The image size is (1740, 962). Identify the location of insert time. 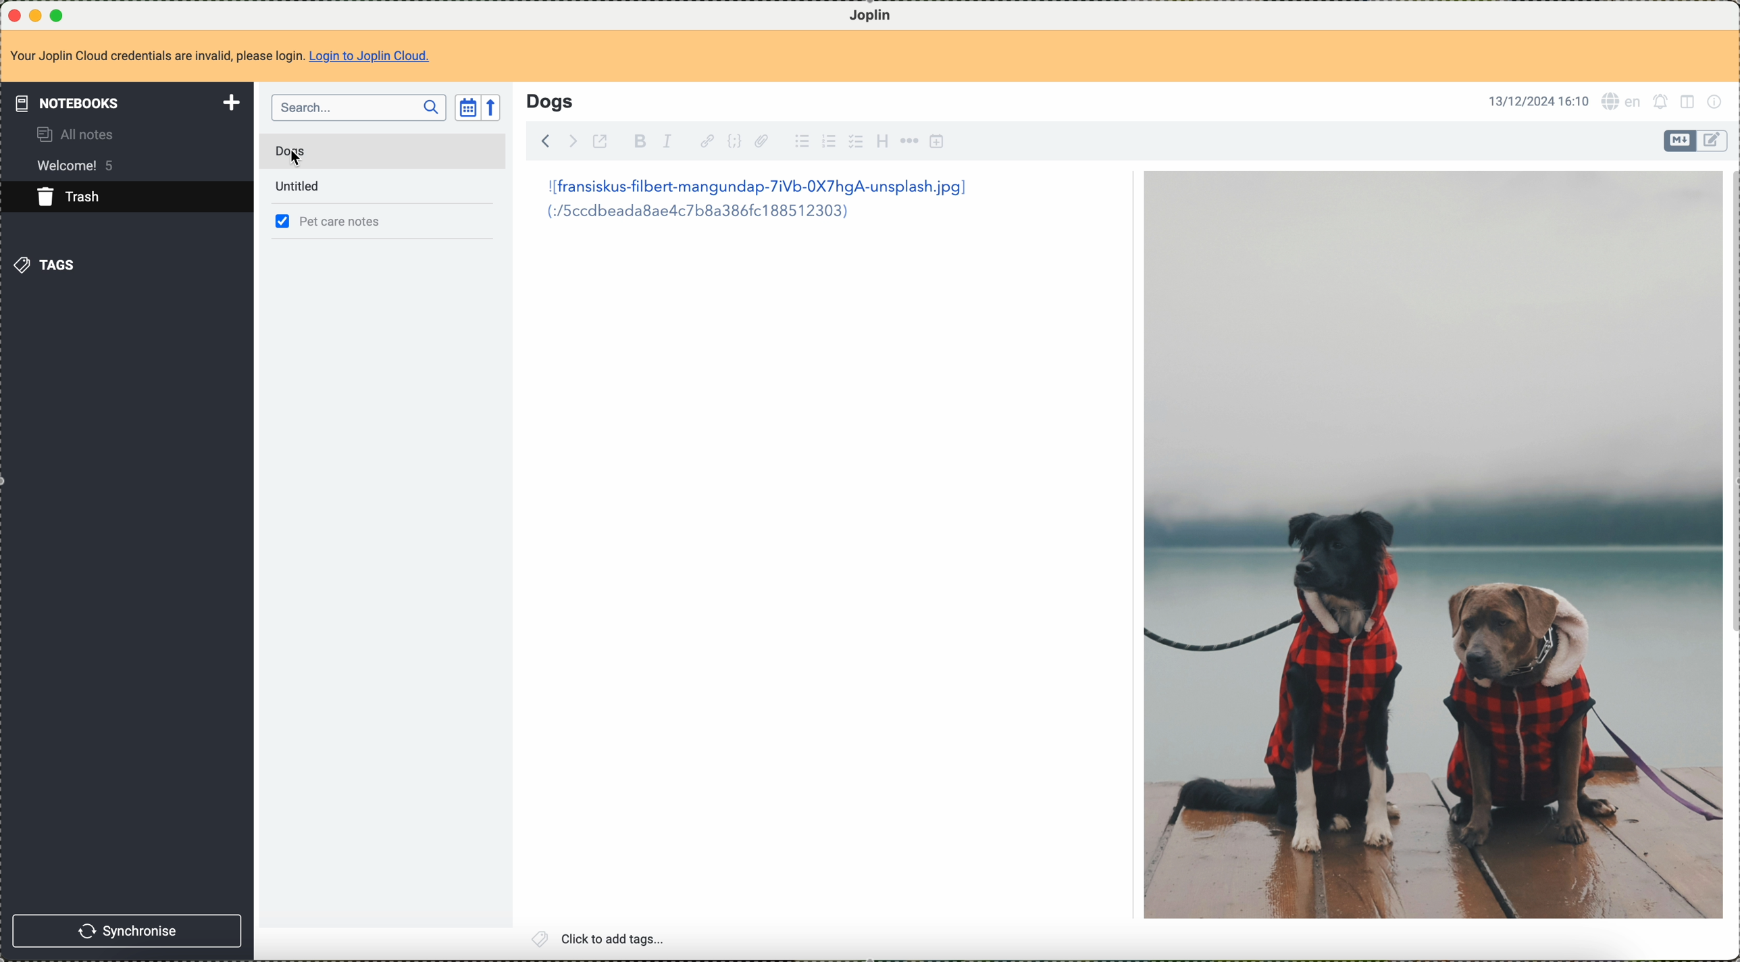
(938, 142).